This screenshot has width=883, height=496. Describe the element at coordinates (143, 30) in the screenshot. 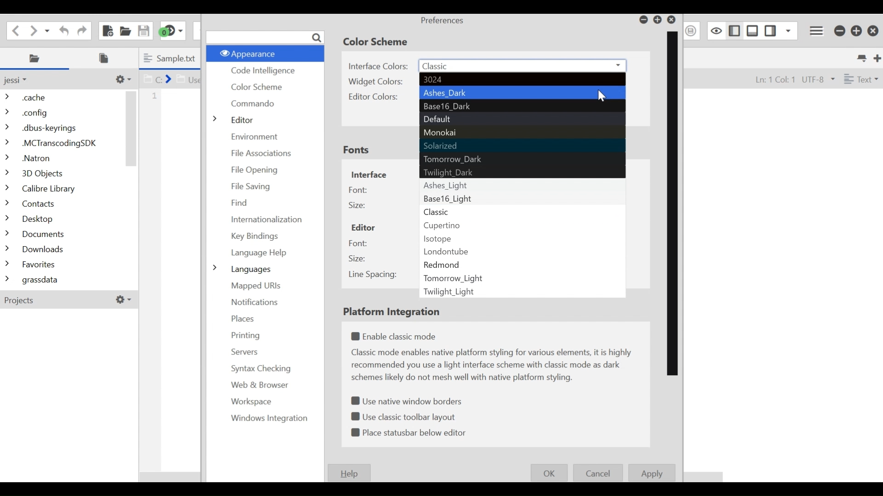

I see `Save file` at that location.